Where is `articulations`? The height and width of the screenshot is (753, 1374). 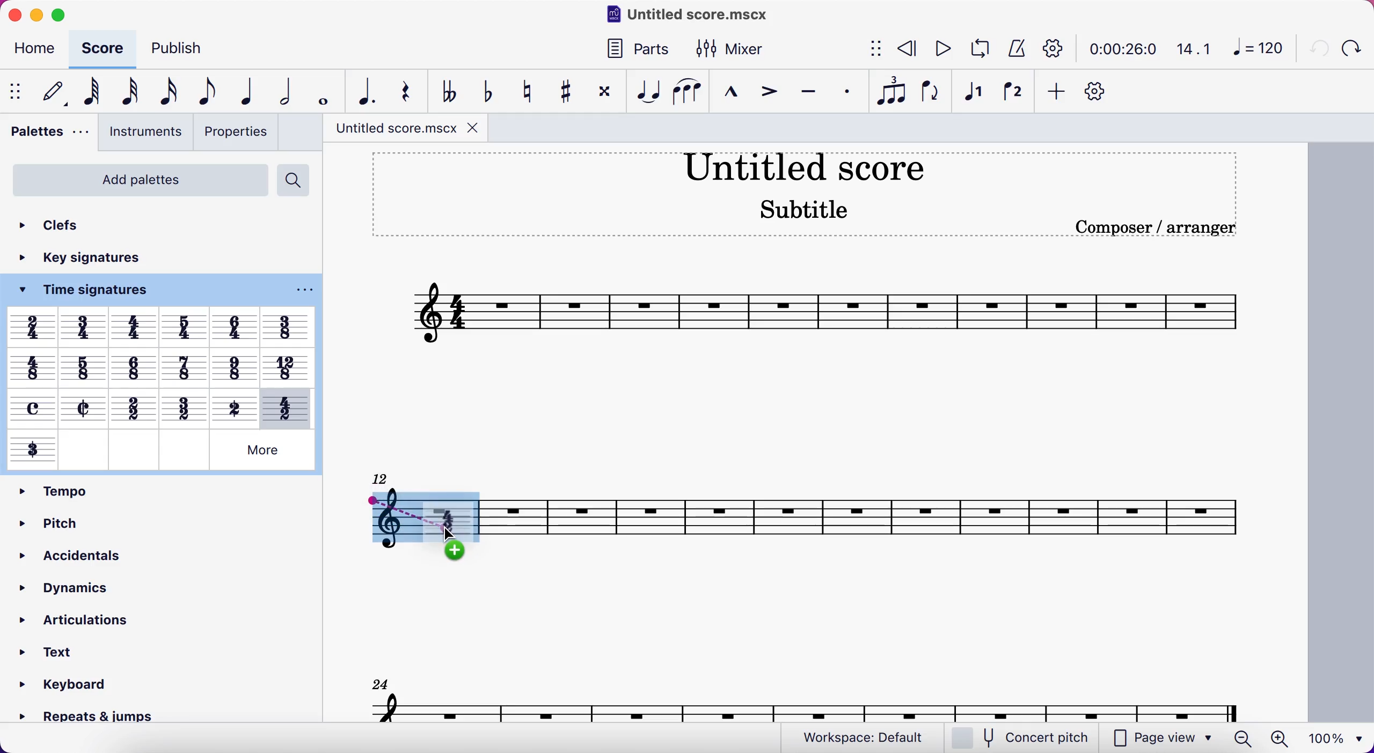 articulations is located at coordinates (91, 619).